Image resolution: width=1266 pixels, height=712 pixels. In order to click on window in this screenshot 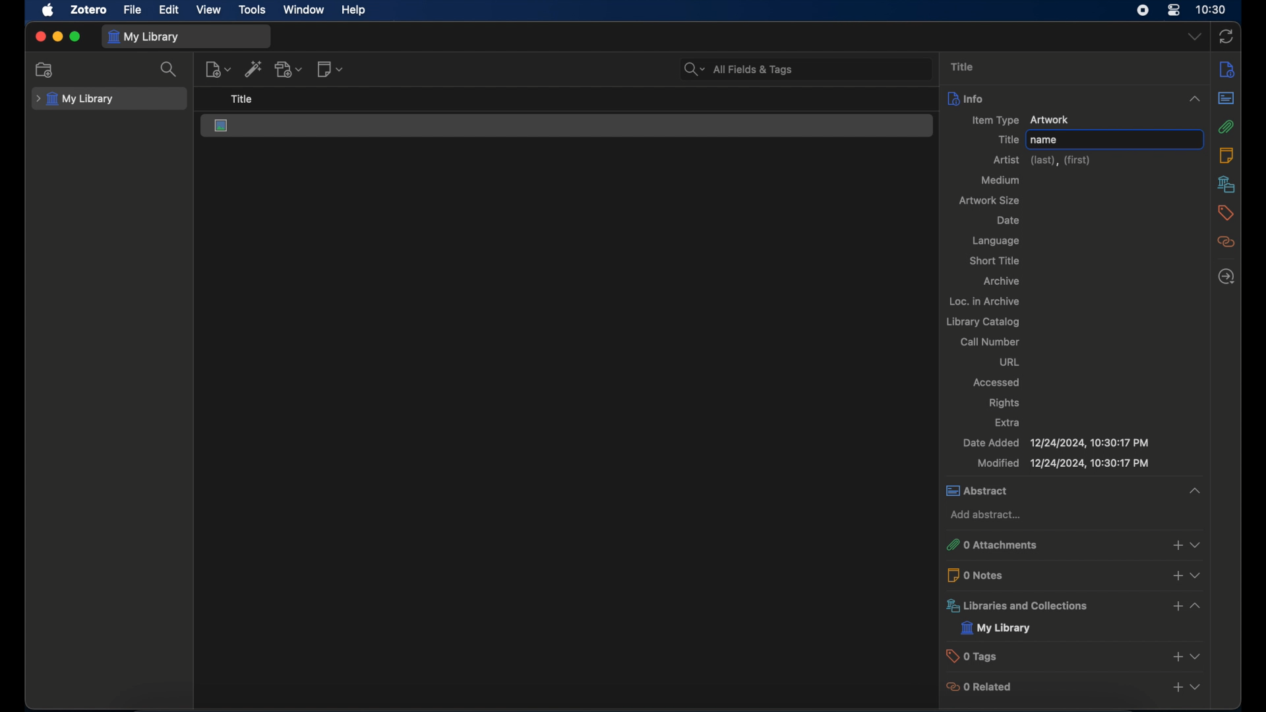, I will do `click(304, 9)`.